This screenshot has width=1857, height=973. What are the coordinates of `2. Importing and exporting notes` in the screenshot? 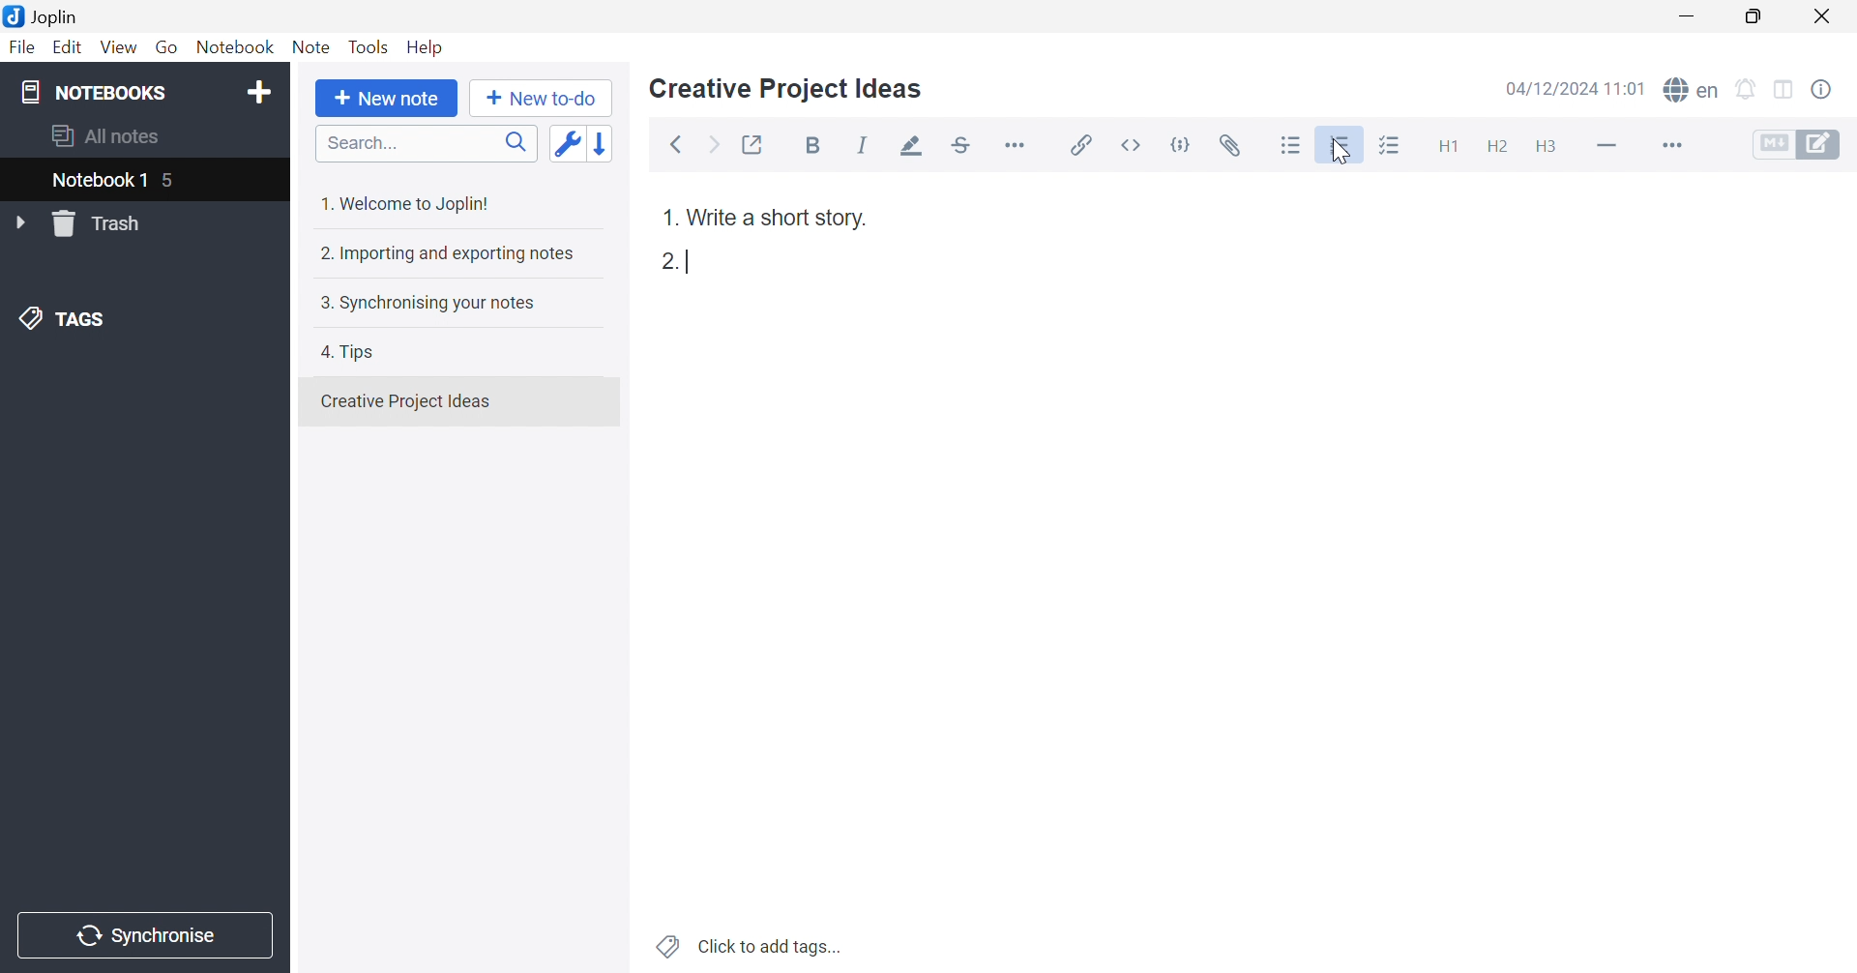 It's located at (451, 255).